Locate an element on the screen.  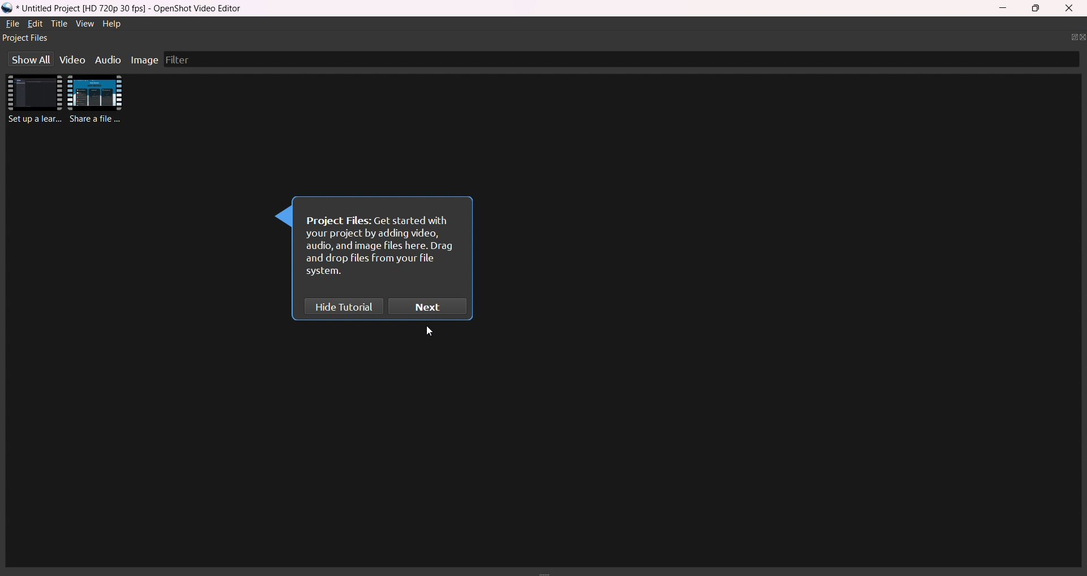
filter is located at coordinates (182, 59).